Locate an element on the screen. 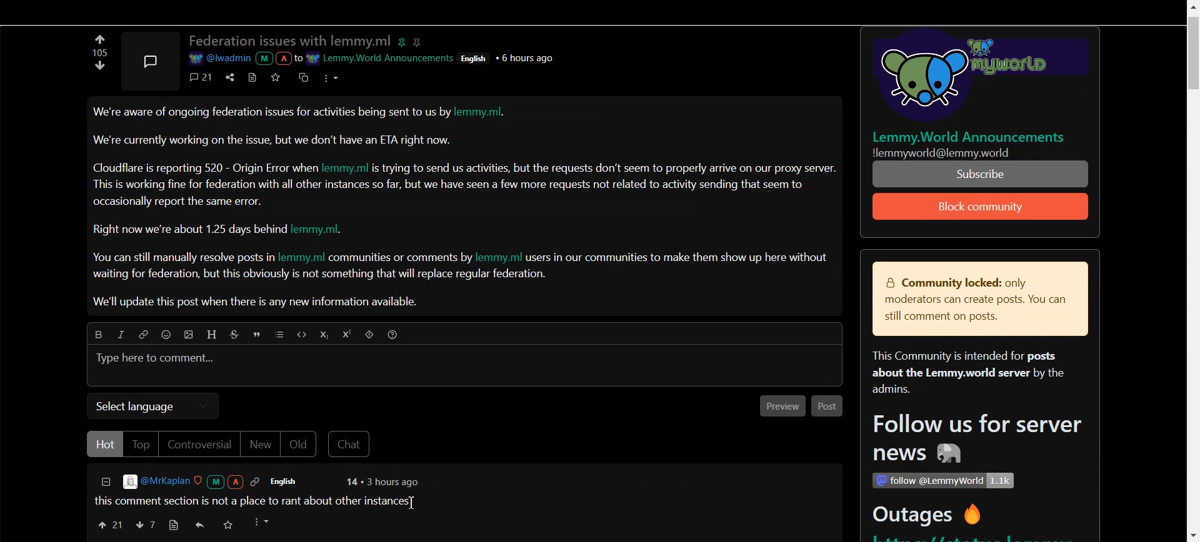 This screenshot has width=1200, height=542. Spoiler is located at coordinates (371, 336).